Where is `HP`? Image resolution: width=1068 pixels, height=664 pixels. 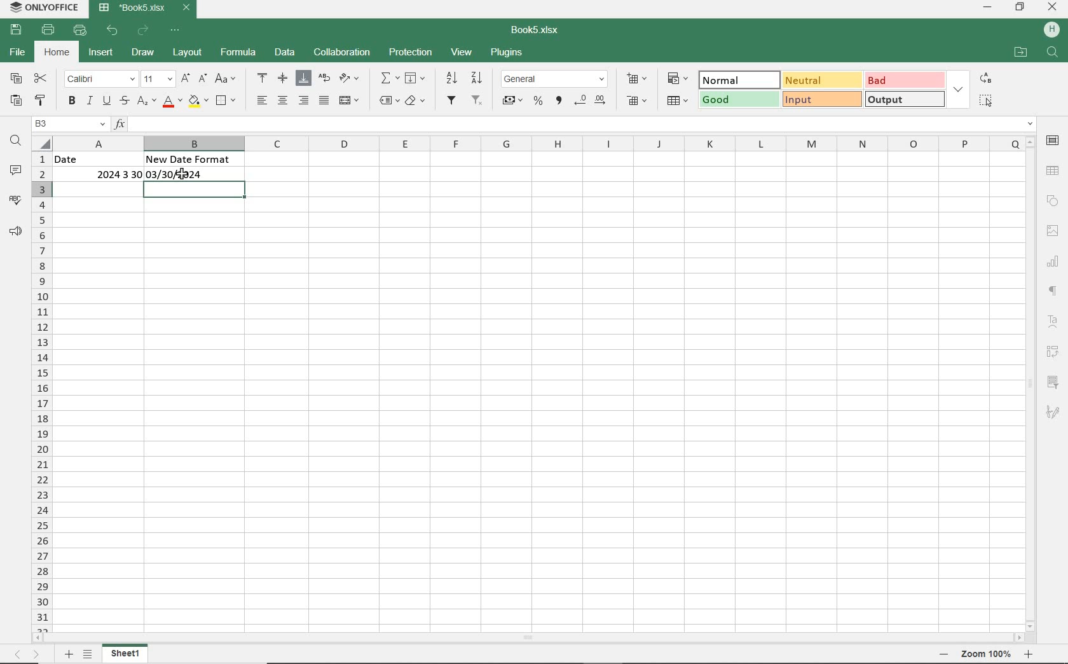 HP is located at coordinates (1050, 30).